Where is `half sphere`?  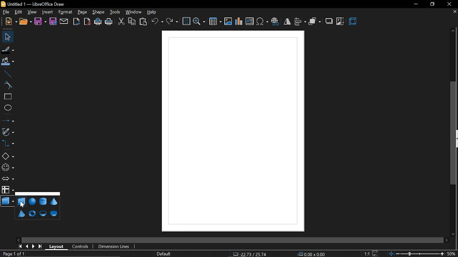
half sphere is located at coordinates (54, 214).